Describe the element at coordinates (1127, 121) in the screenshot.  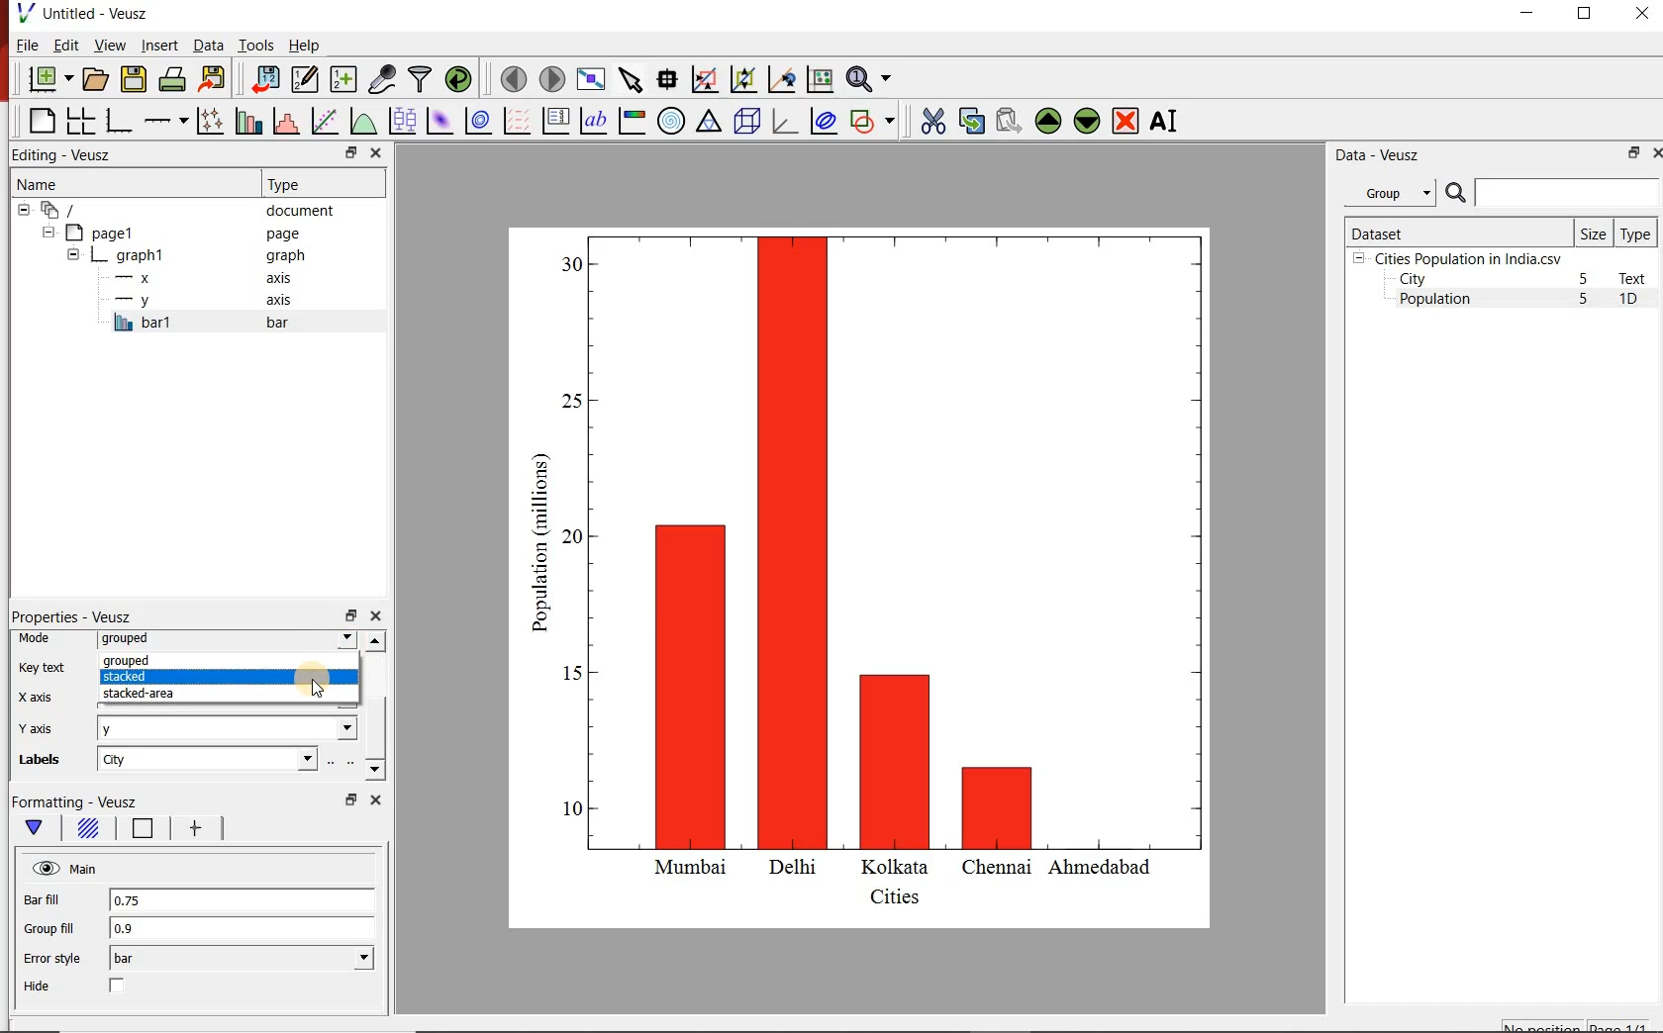
I see `remove the selected widgets` at that location.